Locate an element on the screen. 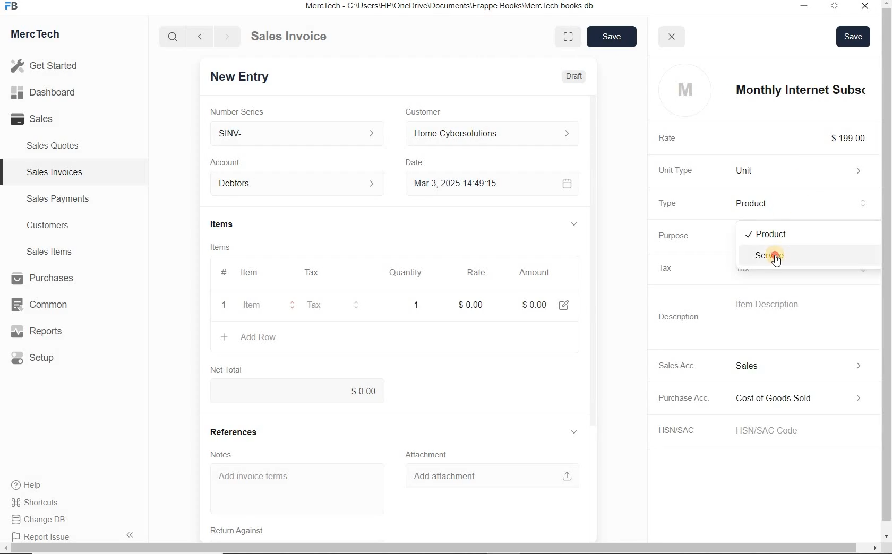  Shortcuts is located at coordinates (40, 503).